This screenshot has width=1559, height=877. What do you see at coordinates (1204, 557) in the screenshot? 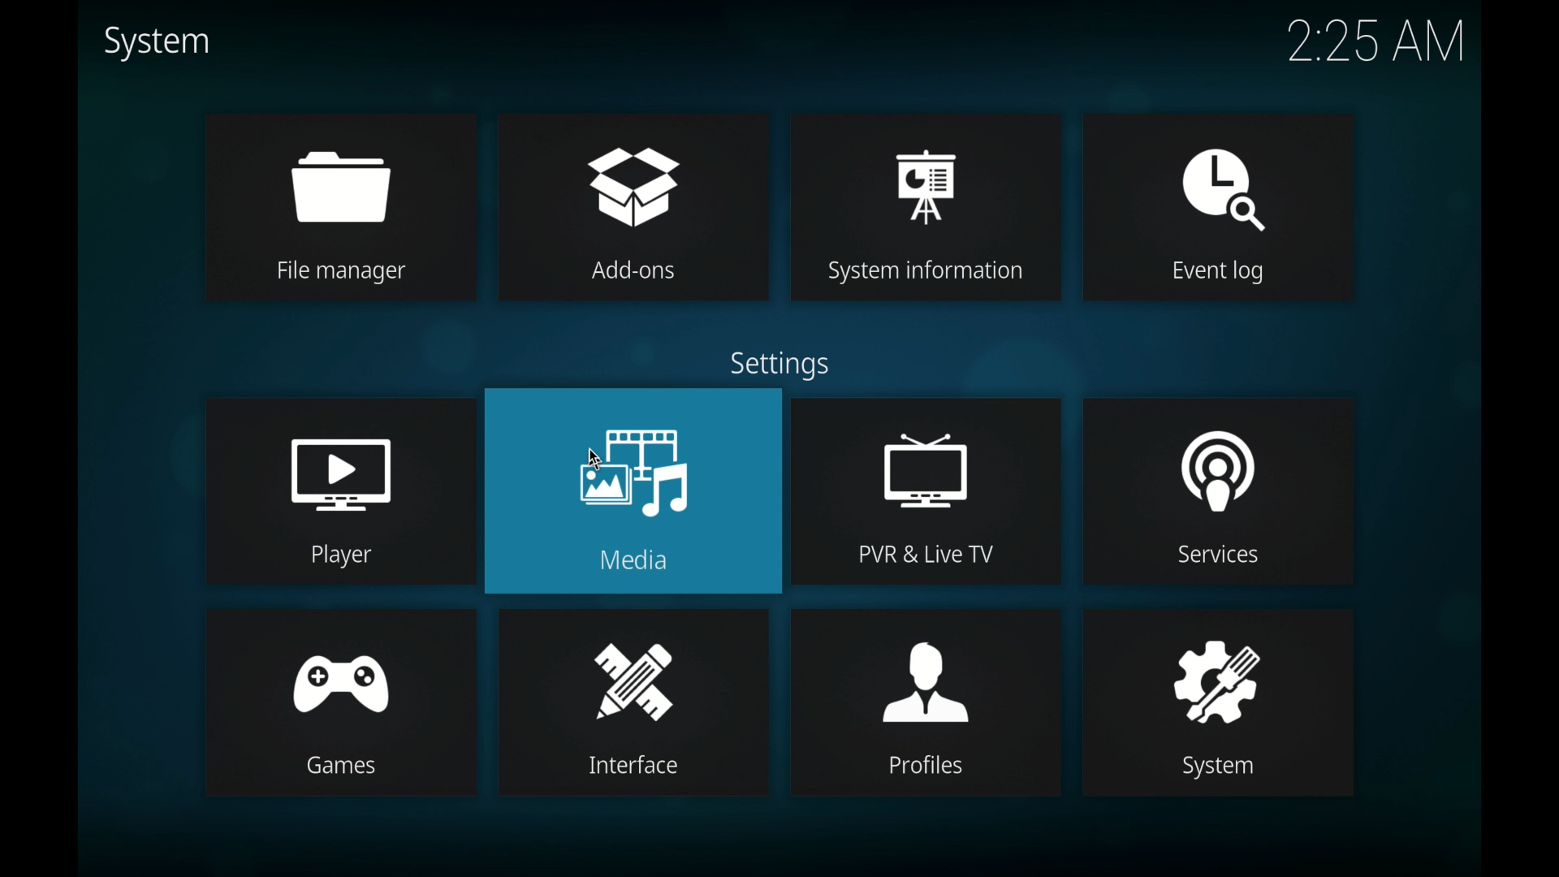
I see ` Services` at bounding box center [1204, 557].